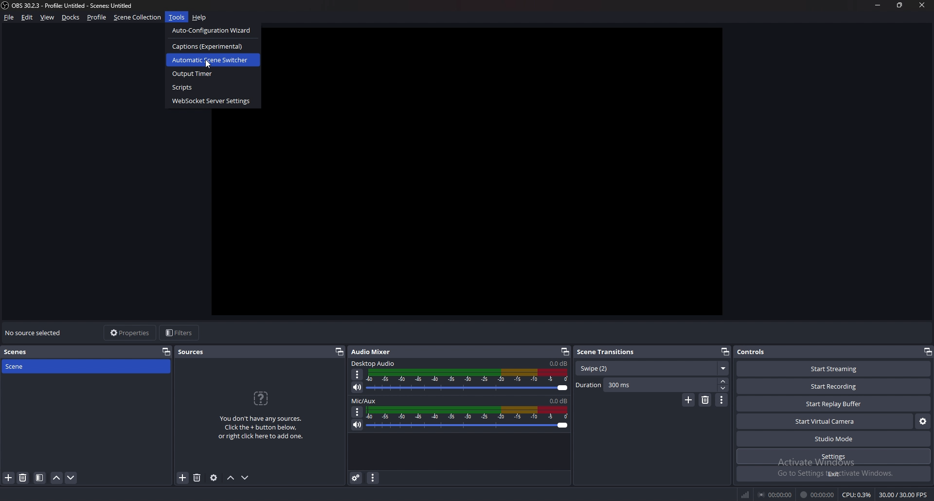  Describe the element at coordinates (558, 364) in the screenshot. I see `volume level` at that location.